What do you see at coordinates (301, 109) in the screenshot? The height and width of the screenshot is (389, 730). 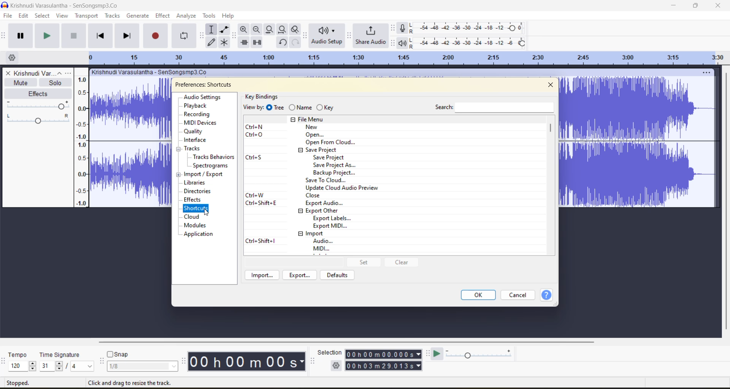 I see `name` at bounding box center [301, 109].